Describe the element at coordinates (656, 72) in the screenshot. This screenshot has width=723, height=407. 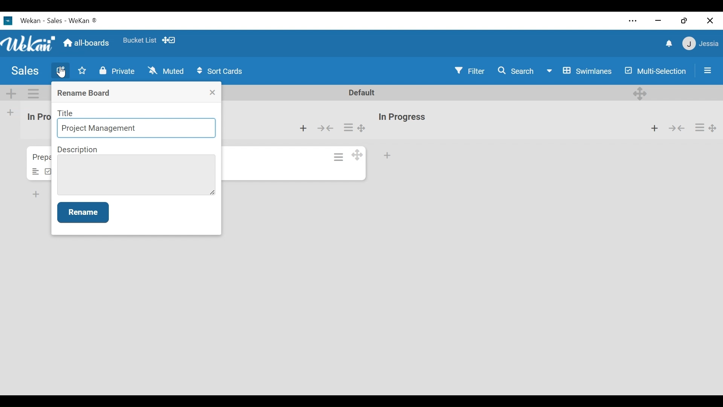
I see `Multi Selection` at that location.